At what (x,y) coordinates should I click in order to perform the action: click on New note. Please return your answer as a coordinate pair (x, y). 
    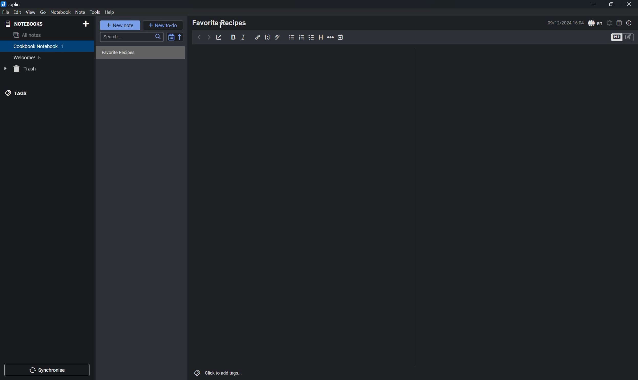
    Looking at the image, I should click on (120, 25).